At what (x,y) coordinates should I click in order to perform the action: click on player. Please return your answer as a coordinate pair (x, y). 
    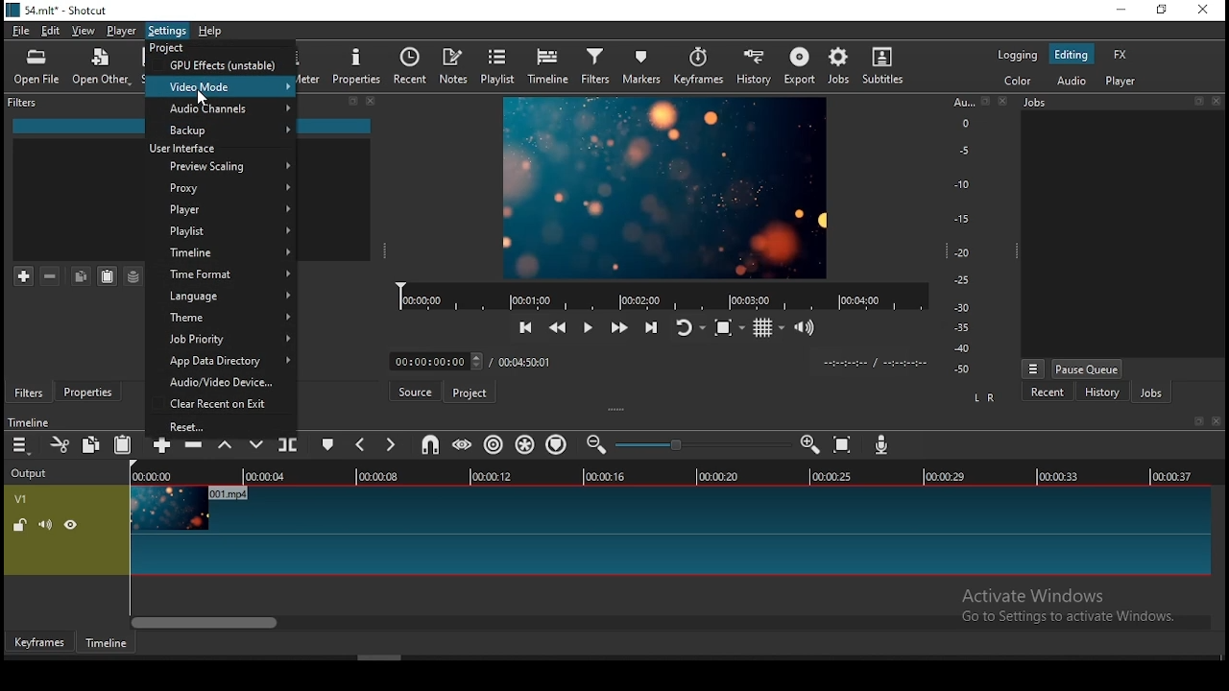
    Looking at the image, I should click on (219, 211).